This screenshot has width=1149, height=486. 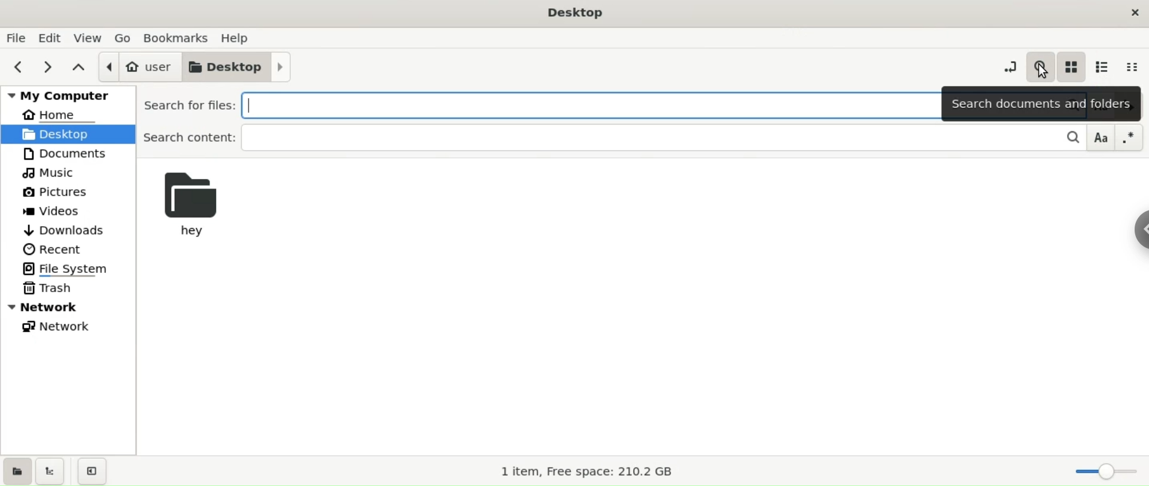 What do you see at coordinates (50, 38) in the screenshot?
I see `edit` at bounding box center [50, 38].